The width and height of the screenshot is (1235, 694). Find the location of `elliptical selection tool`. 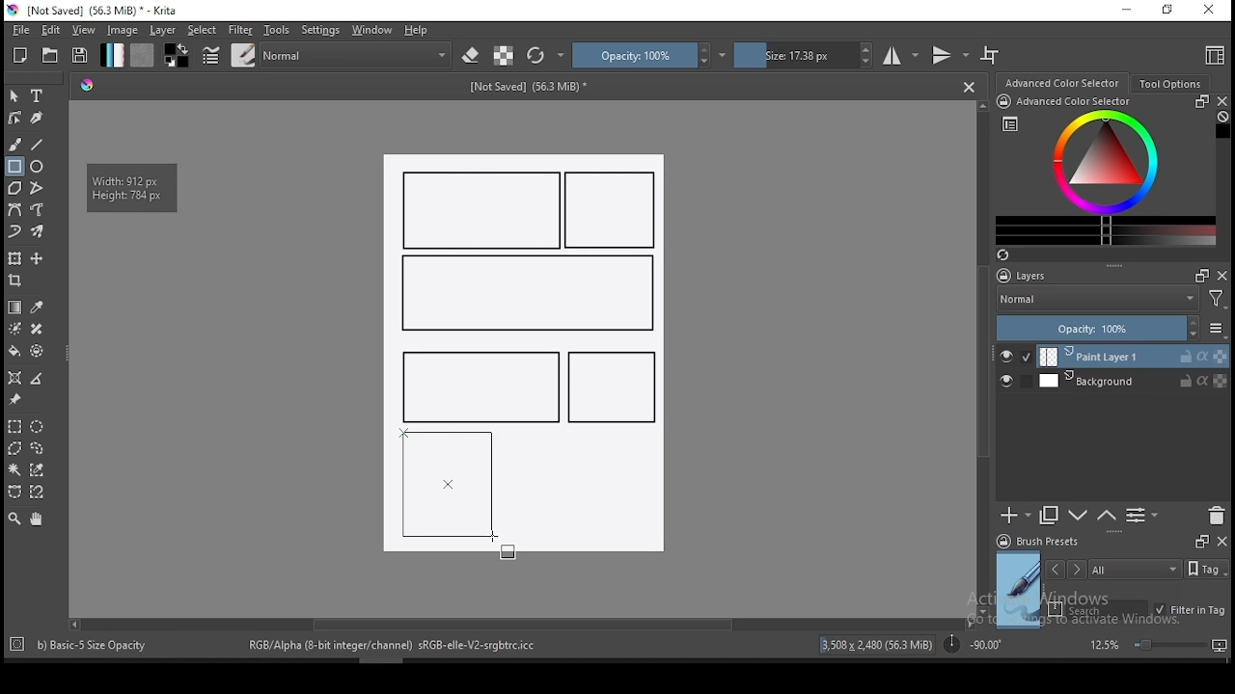

elliptical selection tool is located at coordinates (37, 427).